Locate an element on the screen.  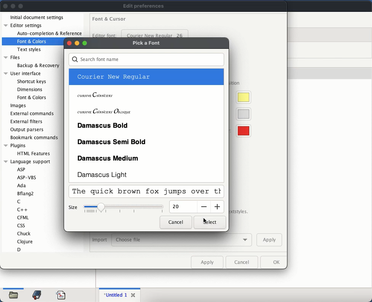
code is located at coordinates (61, 294).